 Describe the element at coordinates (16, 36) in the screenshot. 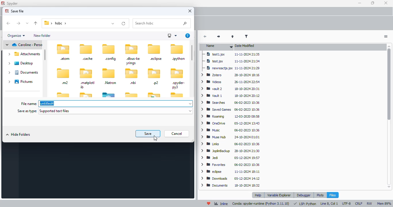

I see `organize` at that location.